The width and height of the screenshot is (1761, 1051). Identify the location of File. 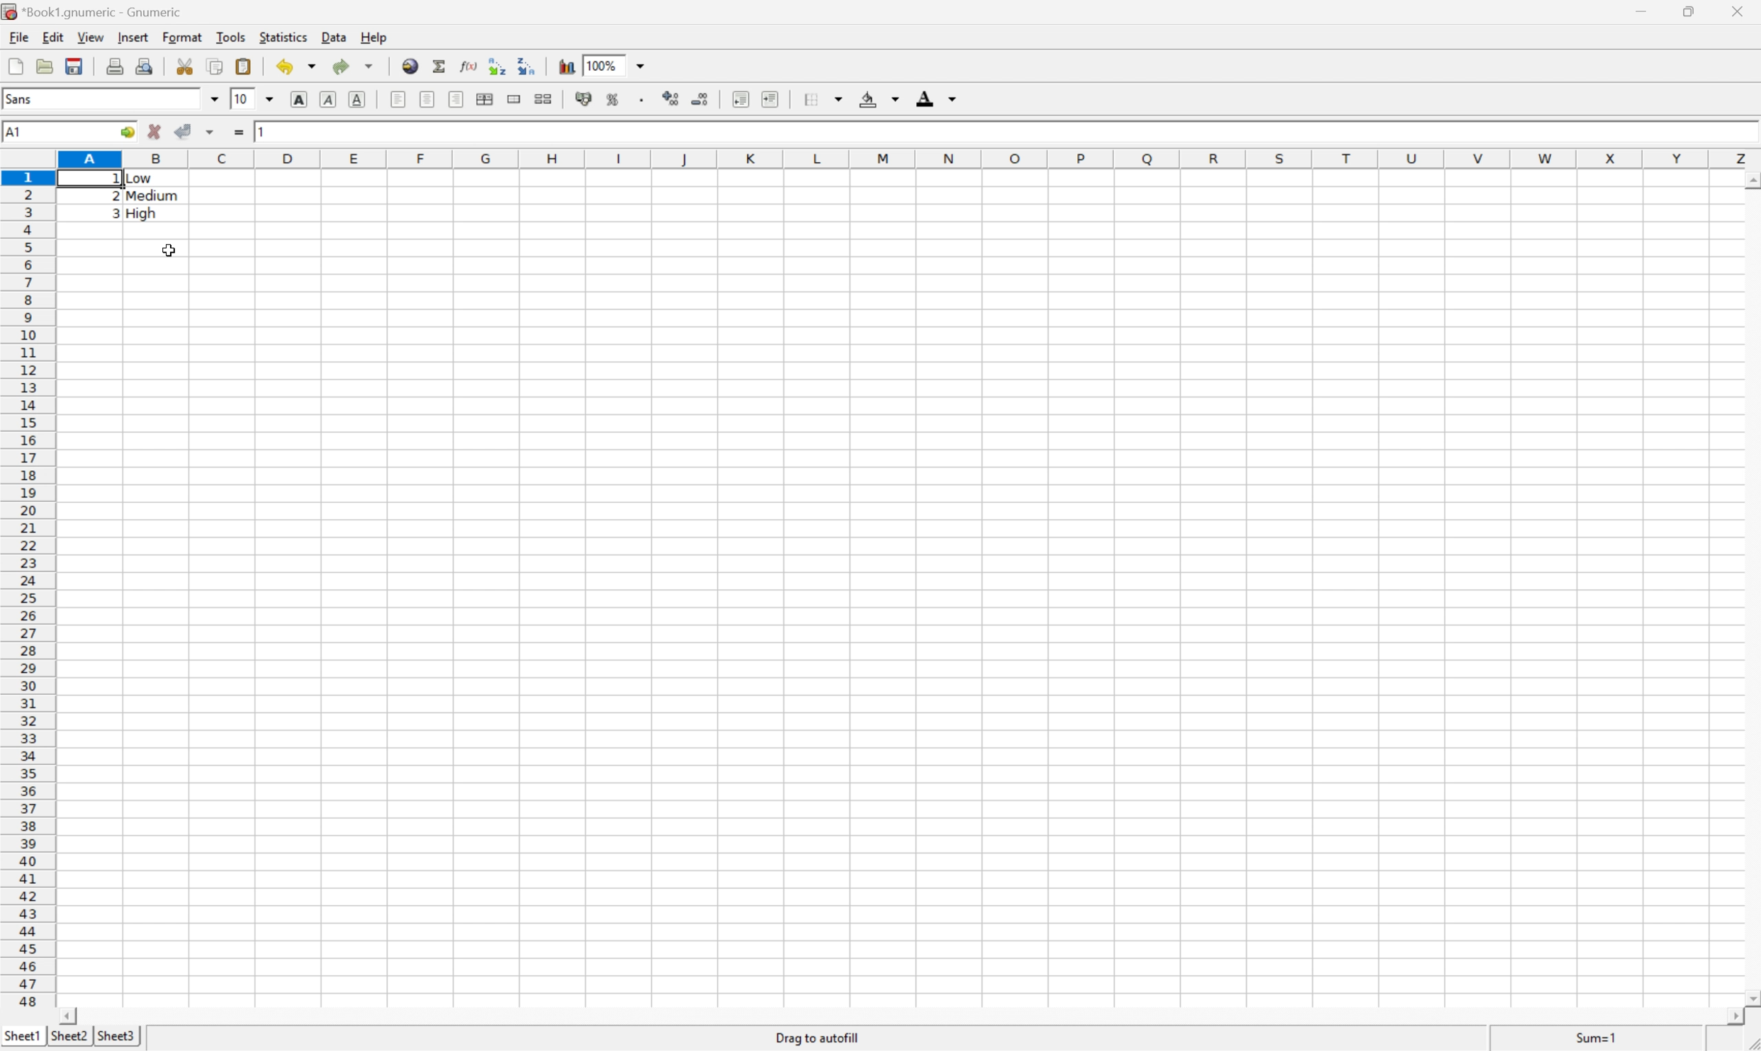
(18, 38).